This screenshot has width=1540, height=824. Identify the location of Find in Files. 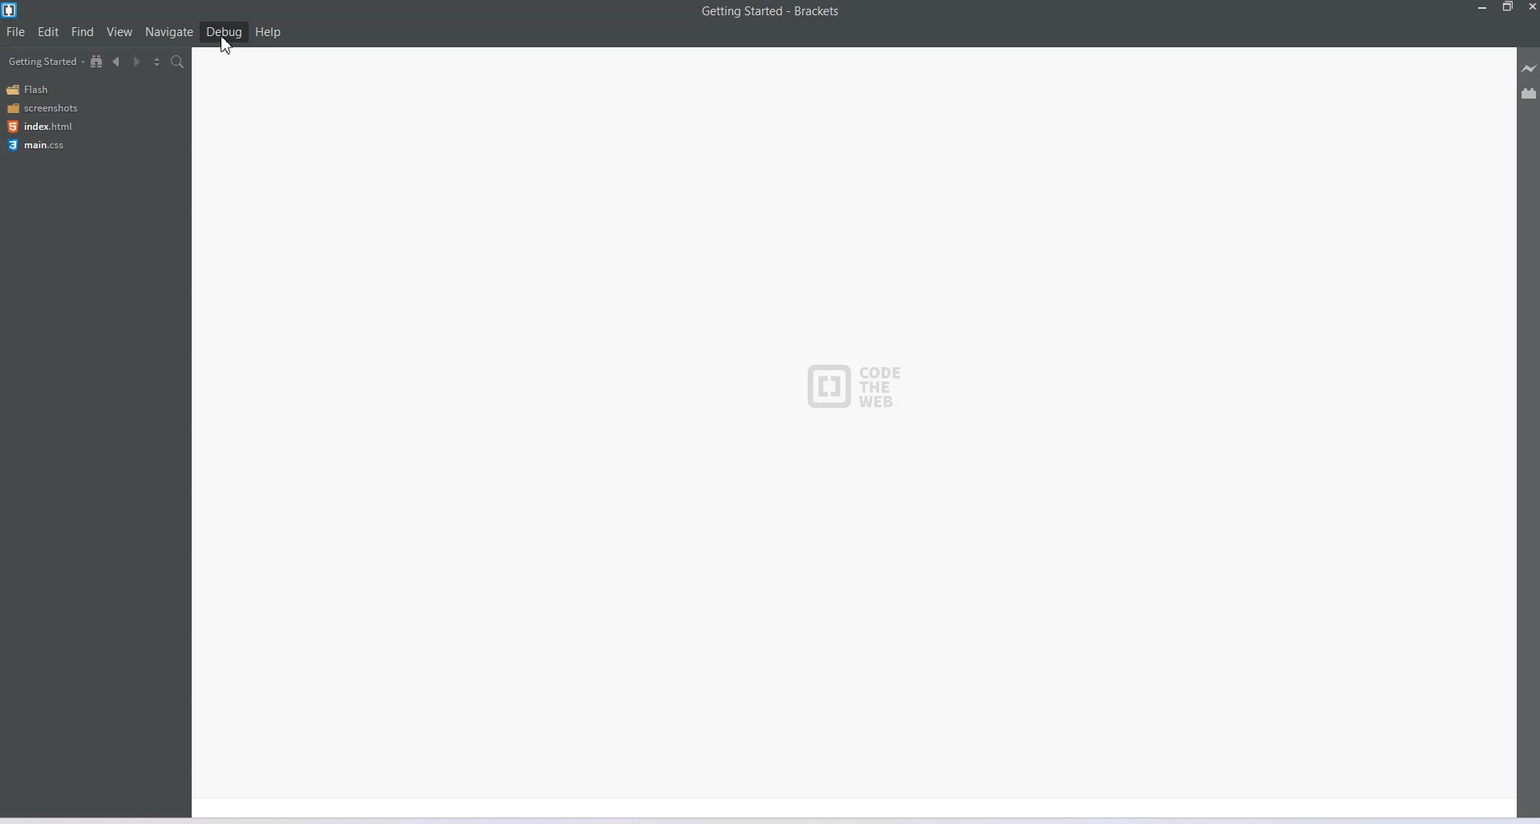
(179, 63).